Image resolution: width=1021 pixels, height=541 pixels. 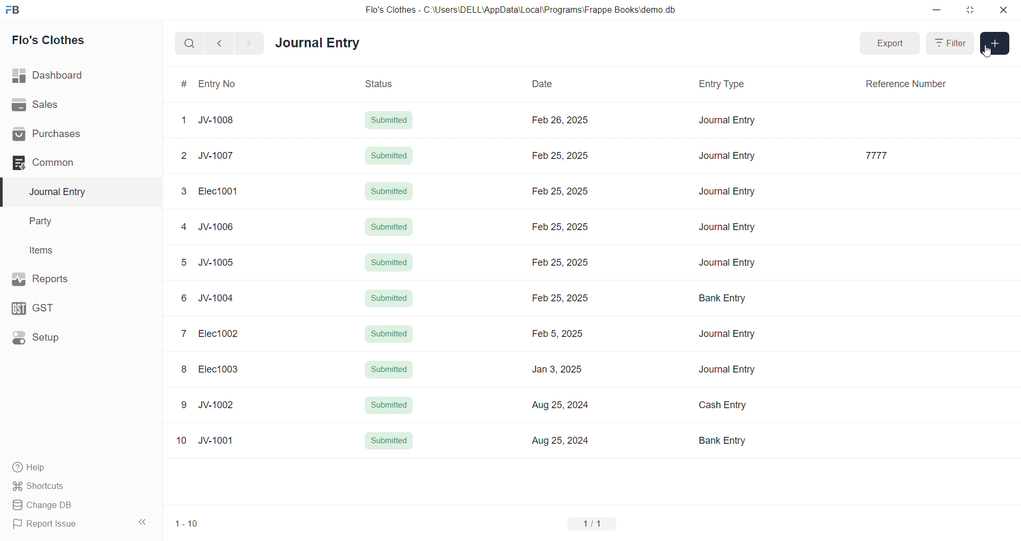 I want to click on JV-1005, so click(x=217, y=263).